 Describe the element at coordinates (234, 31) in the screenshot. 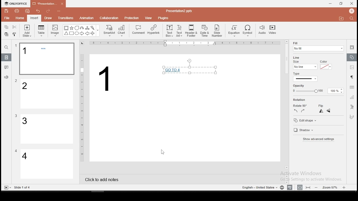

I see `equation` at that location.